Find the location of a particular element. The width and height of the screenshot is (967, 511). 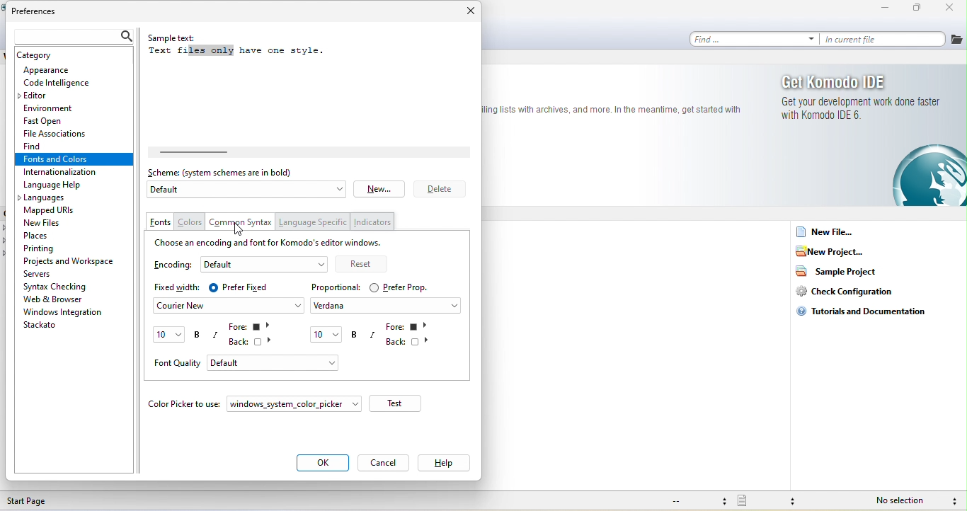

bold is located at coordinates (357, 335).